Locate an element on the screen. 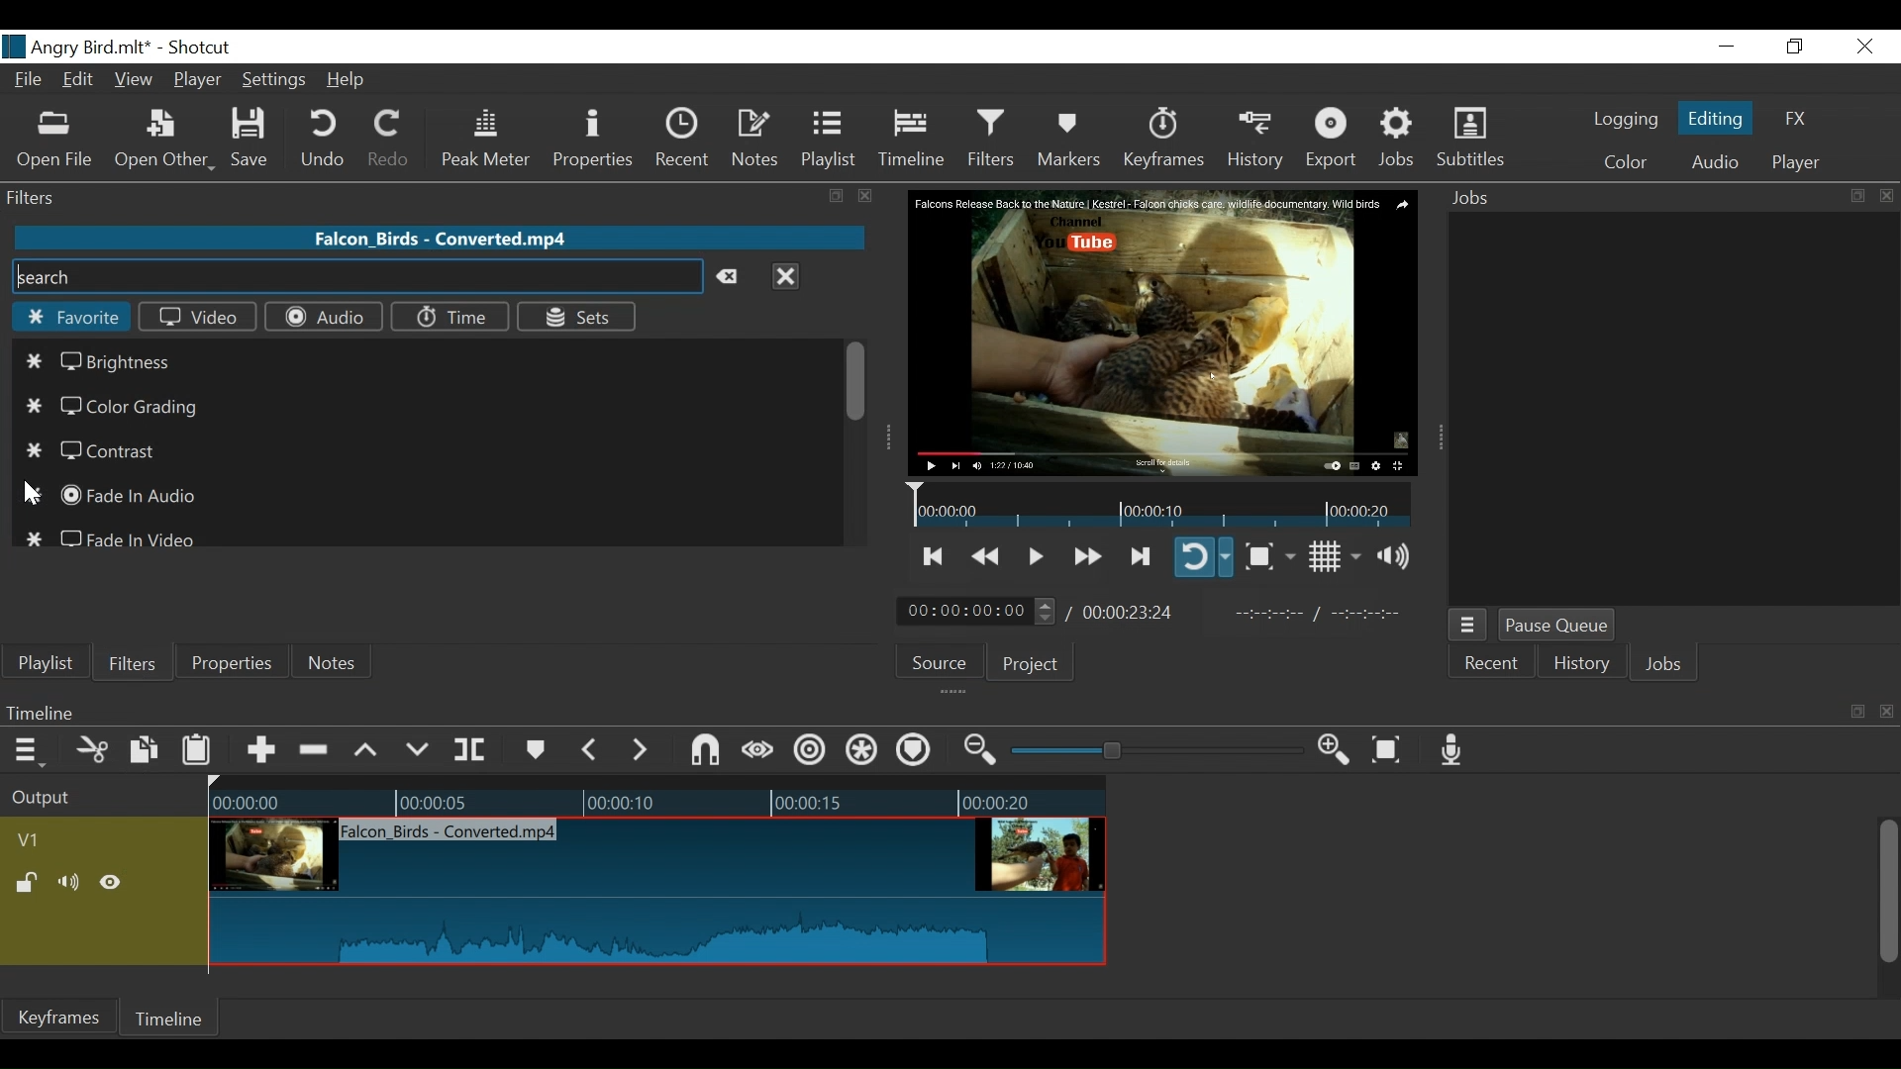  Notes is located at coordinates (756, 139).